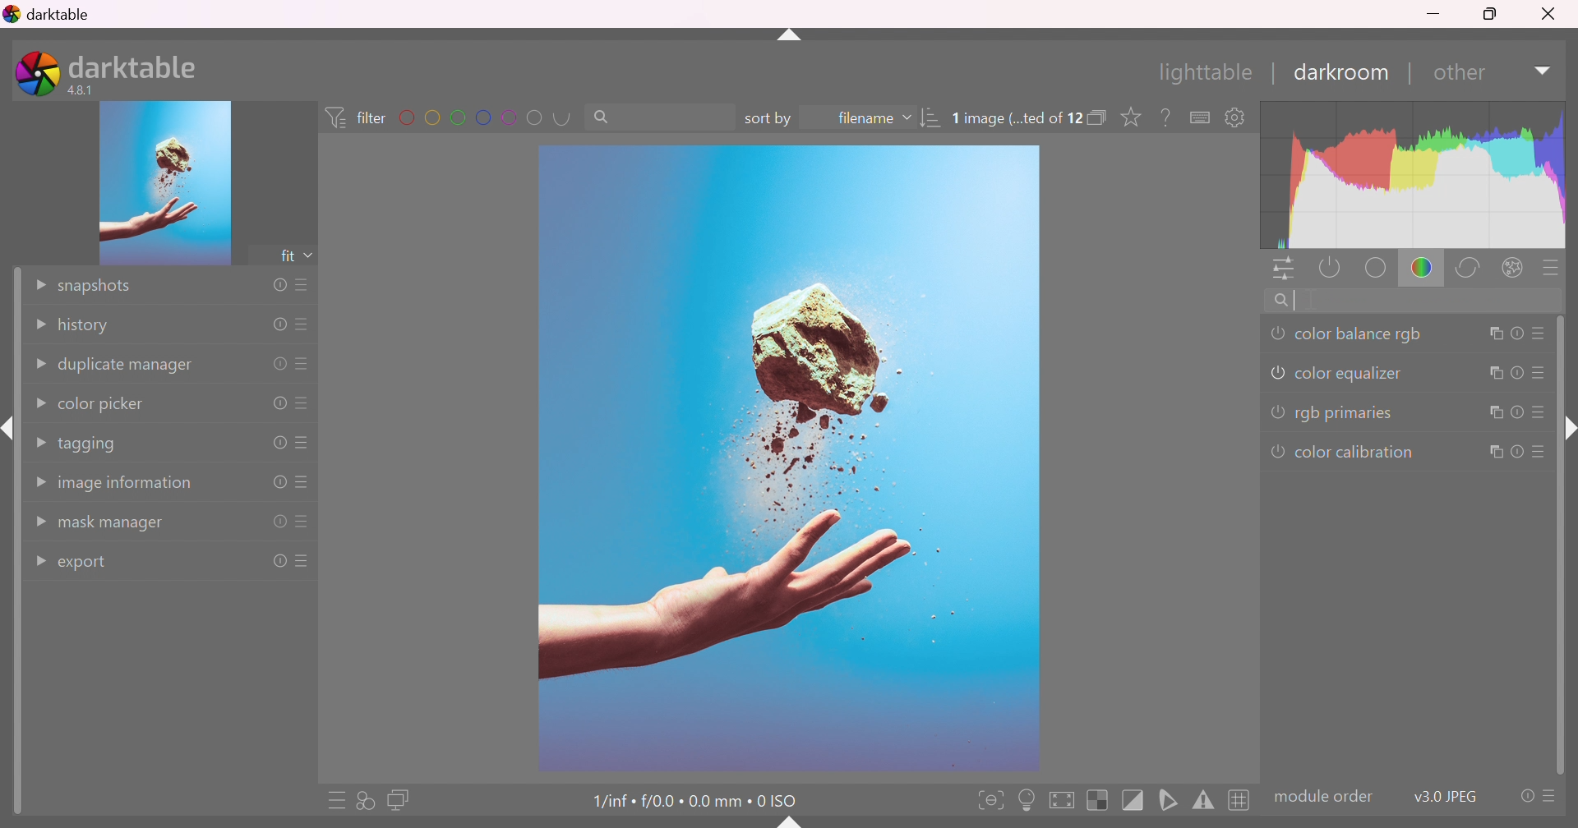 The image size is (1578, 828). Describe the element at coordinates (791, 37) in the screenshot. I see `shift+ctrl+t` at that location.